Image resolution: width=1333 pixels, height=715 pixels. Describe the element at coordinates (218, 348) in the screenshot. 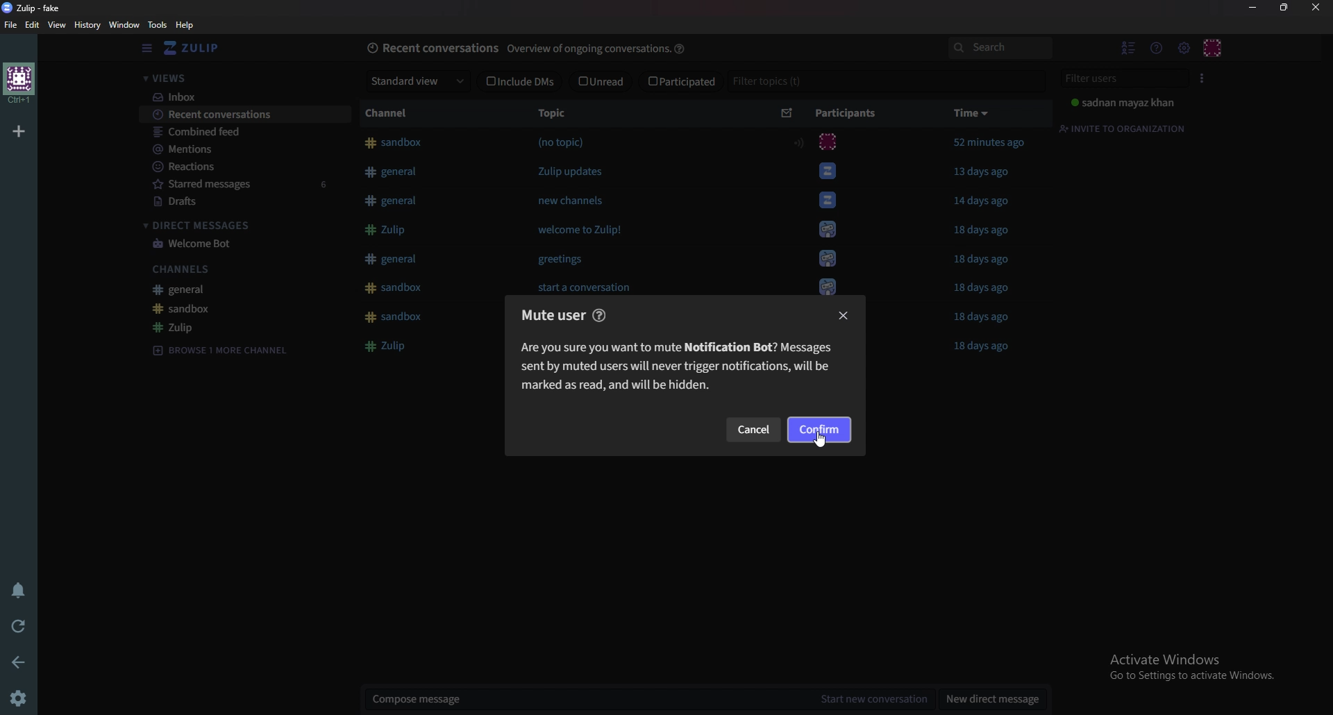

I see `Browse channel` at that location.